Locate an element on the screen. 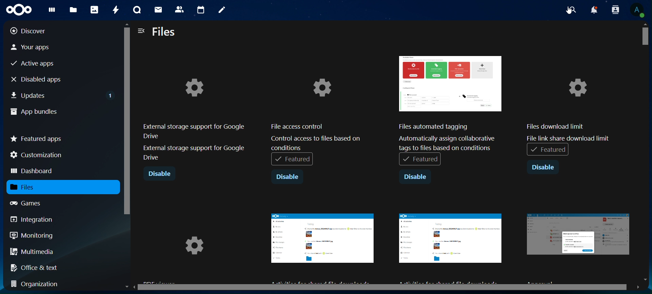 Image resolution: width=652 pixels, height=294 pixels. image is located at coordinates (322, 245).